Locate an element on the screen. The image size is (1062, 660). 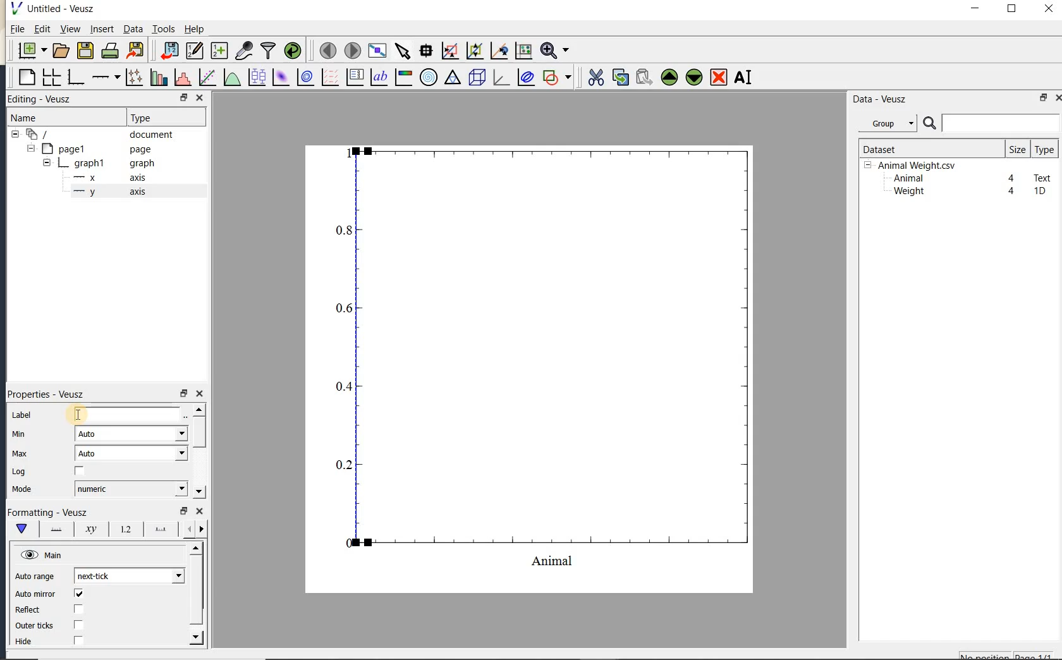
maximize is located at coordinates (1012, 9).